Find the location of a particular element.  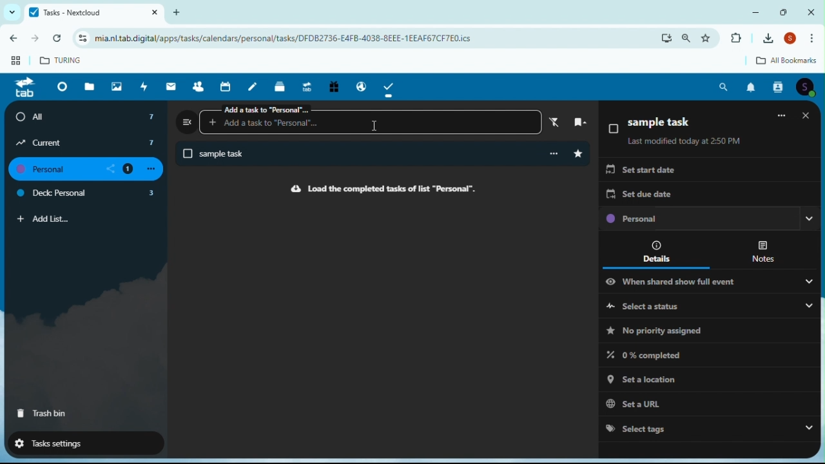

Account icon is located at coordinates (808, 87).